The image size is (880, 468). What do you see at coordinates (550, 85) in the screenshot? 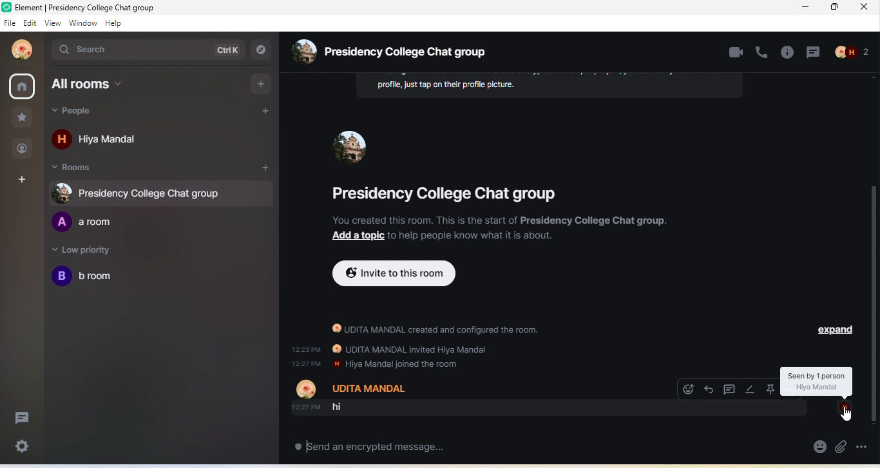
I see `text` at bounding box center [550, 85].